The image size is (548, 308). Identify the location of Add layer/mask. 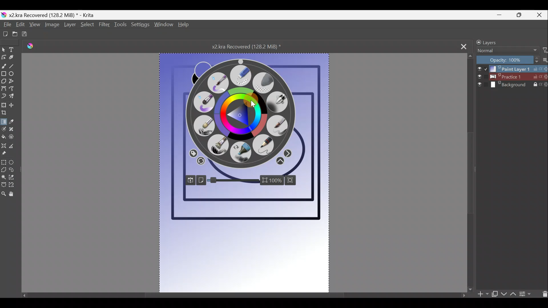
(483, 294).